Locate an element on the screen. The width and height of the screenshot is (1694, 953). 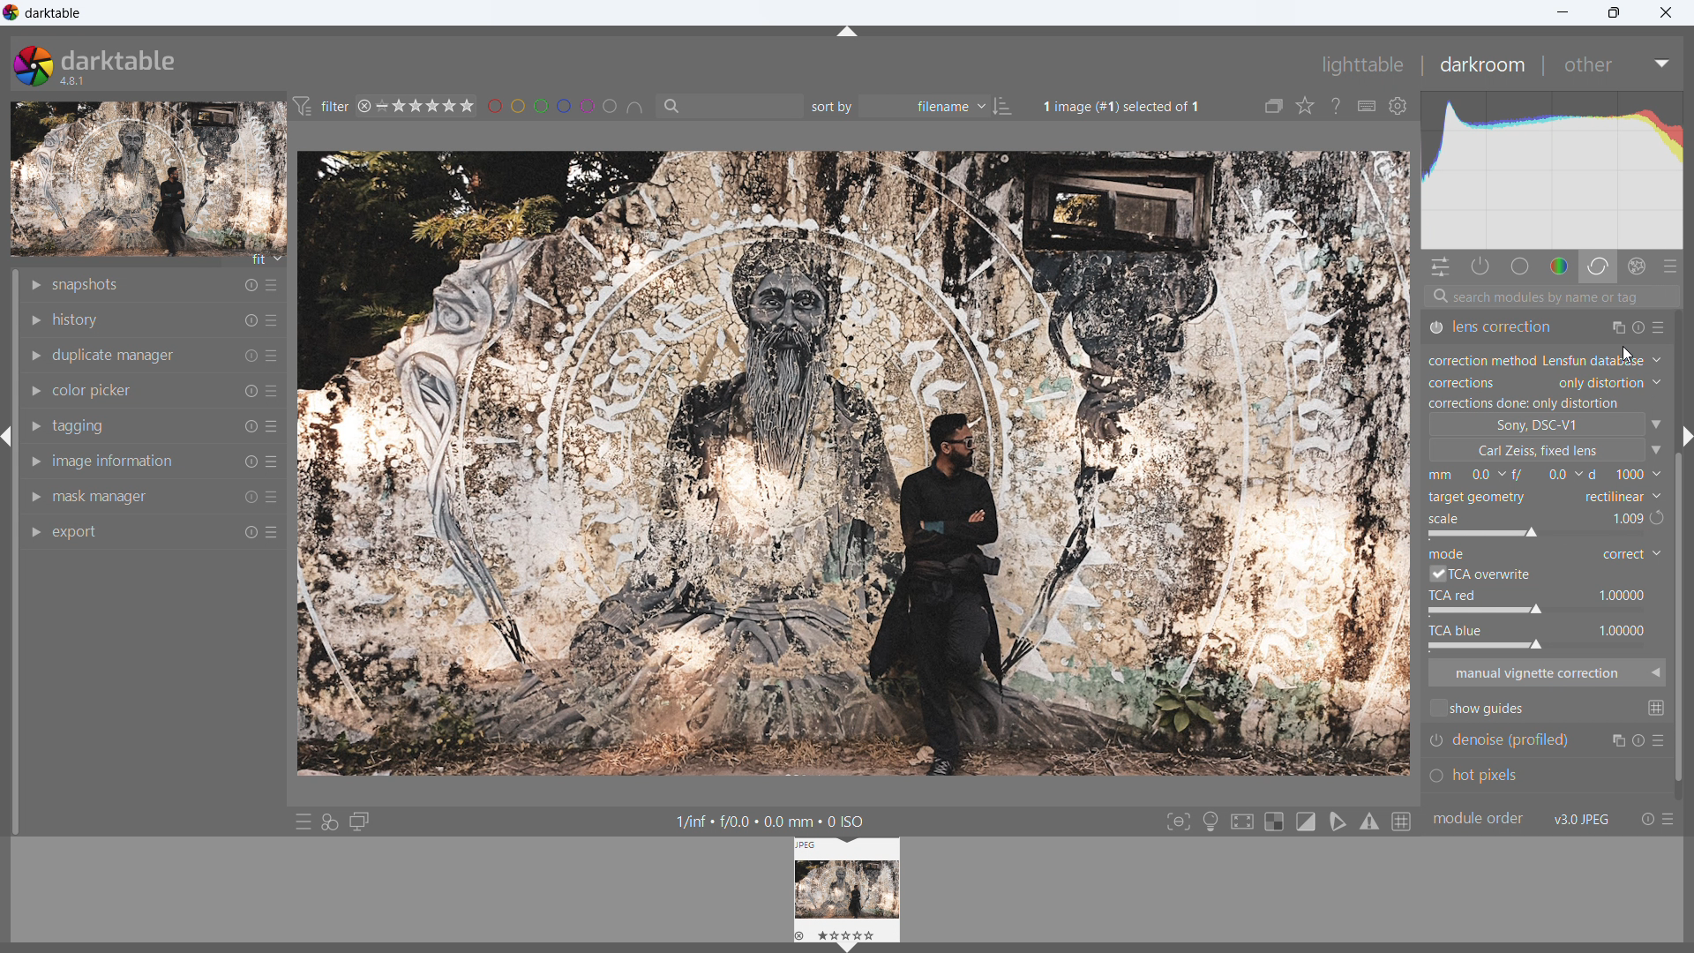
range rating is located at coordinates (438, 108).